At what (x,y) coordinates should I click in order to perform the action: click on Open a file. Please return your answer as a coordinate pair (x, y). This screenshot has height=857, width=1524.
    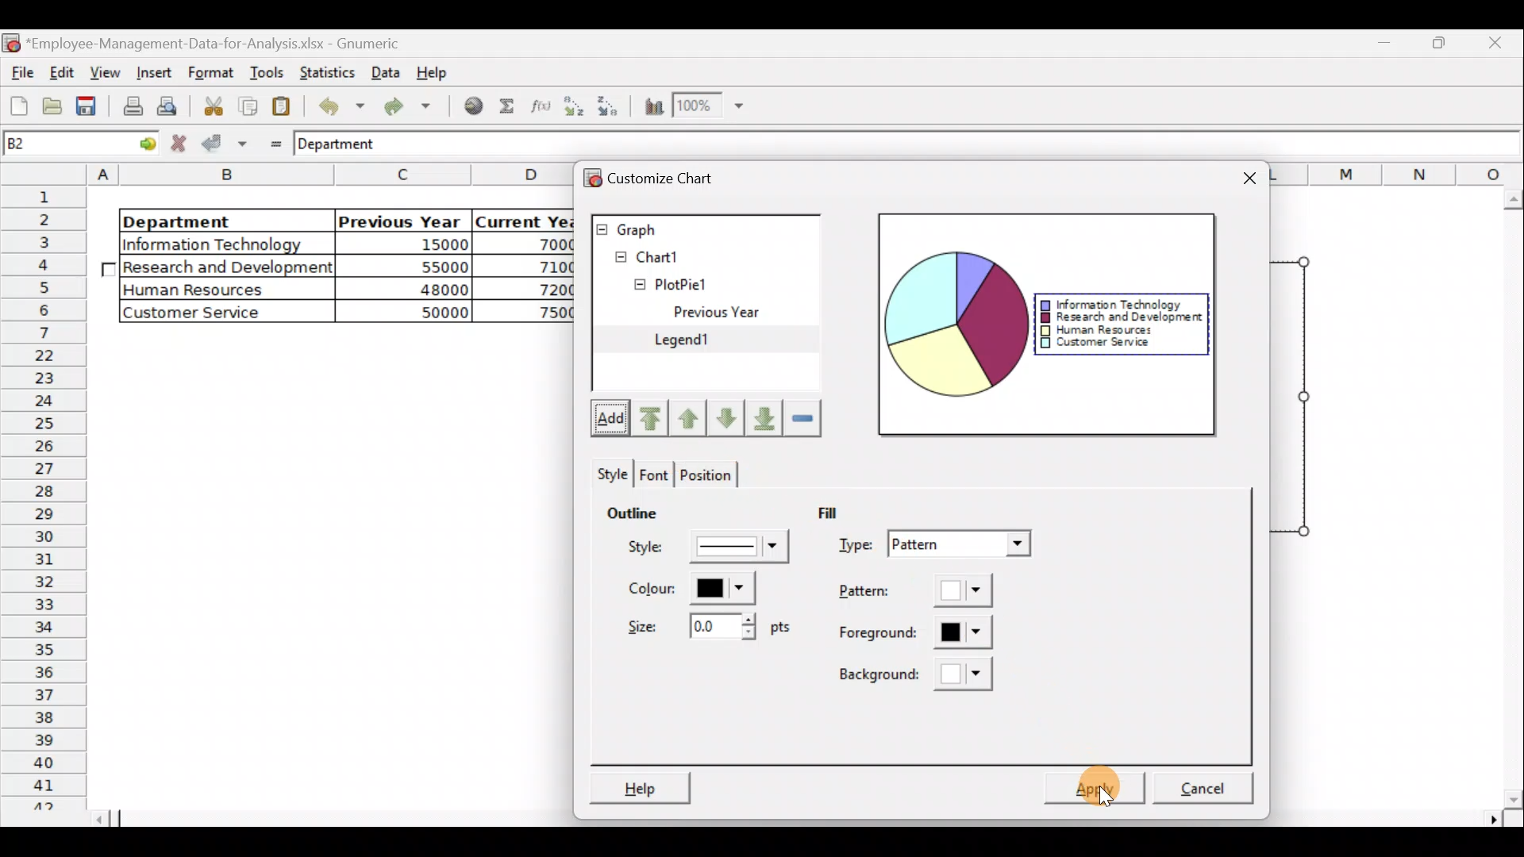
    Looking at the image, I should click on (51, 109).